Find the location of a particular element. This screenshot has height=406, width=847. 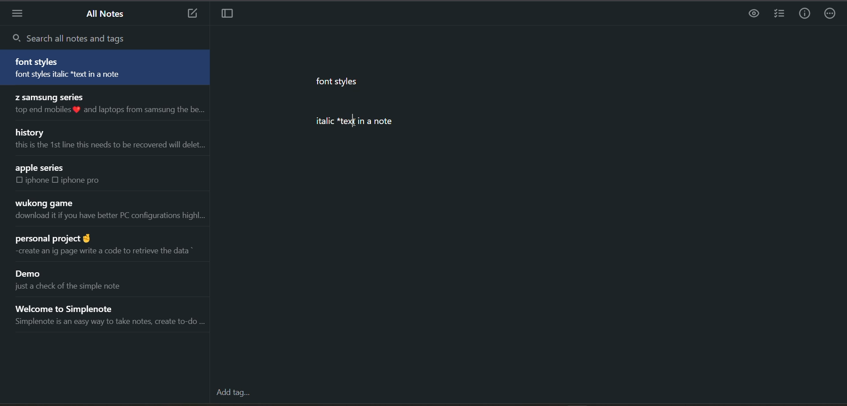

note title and preview is located at coordinates (113, 315).